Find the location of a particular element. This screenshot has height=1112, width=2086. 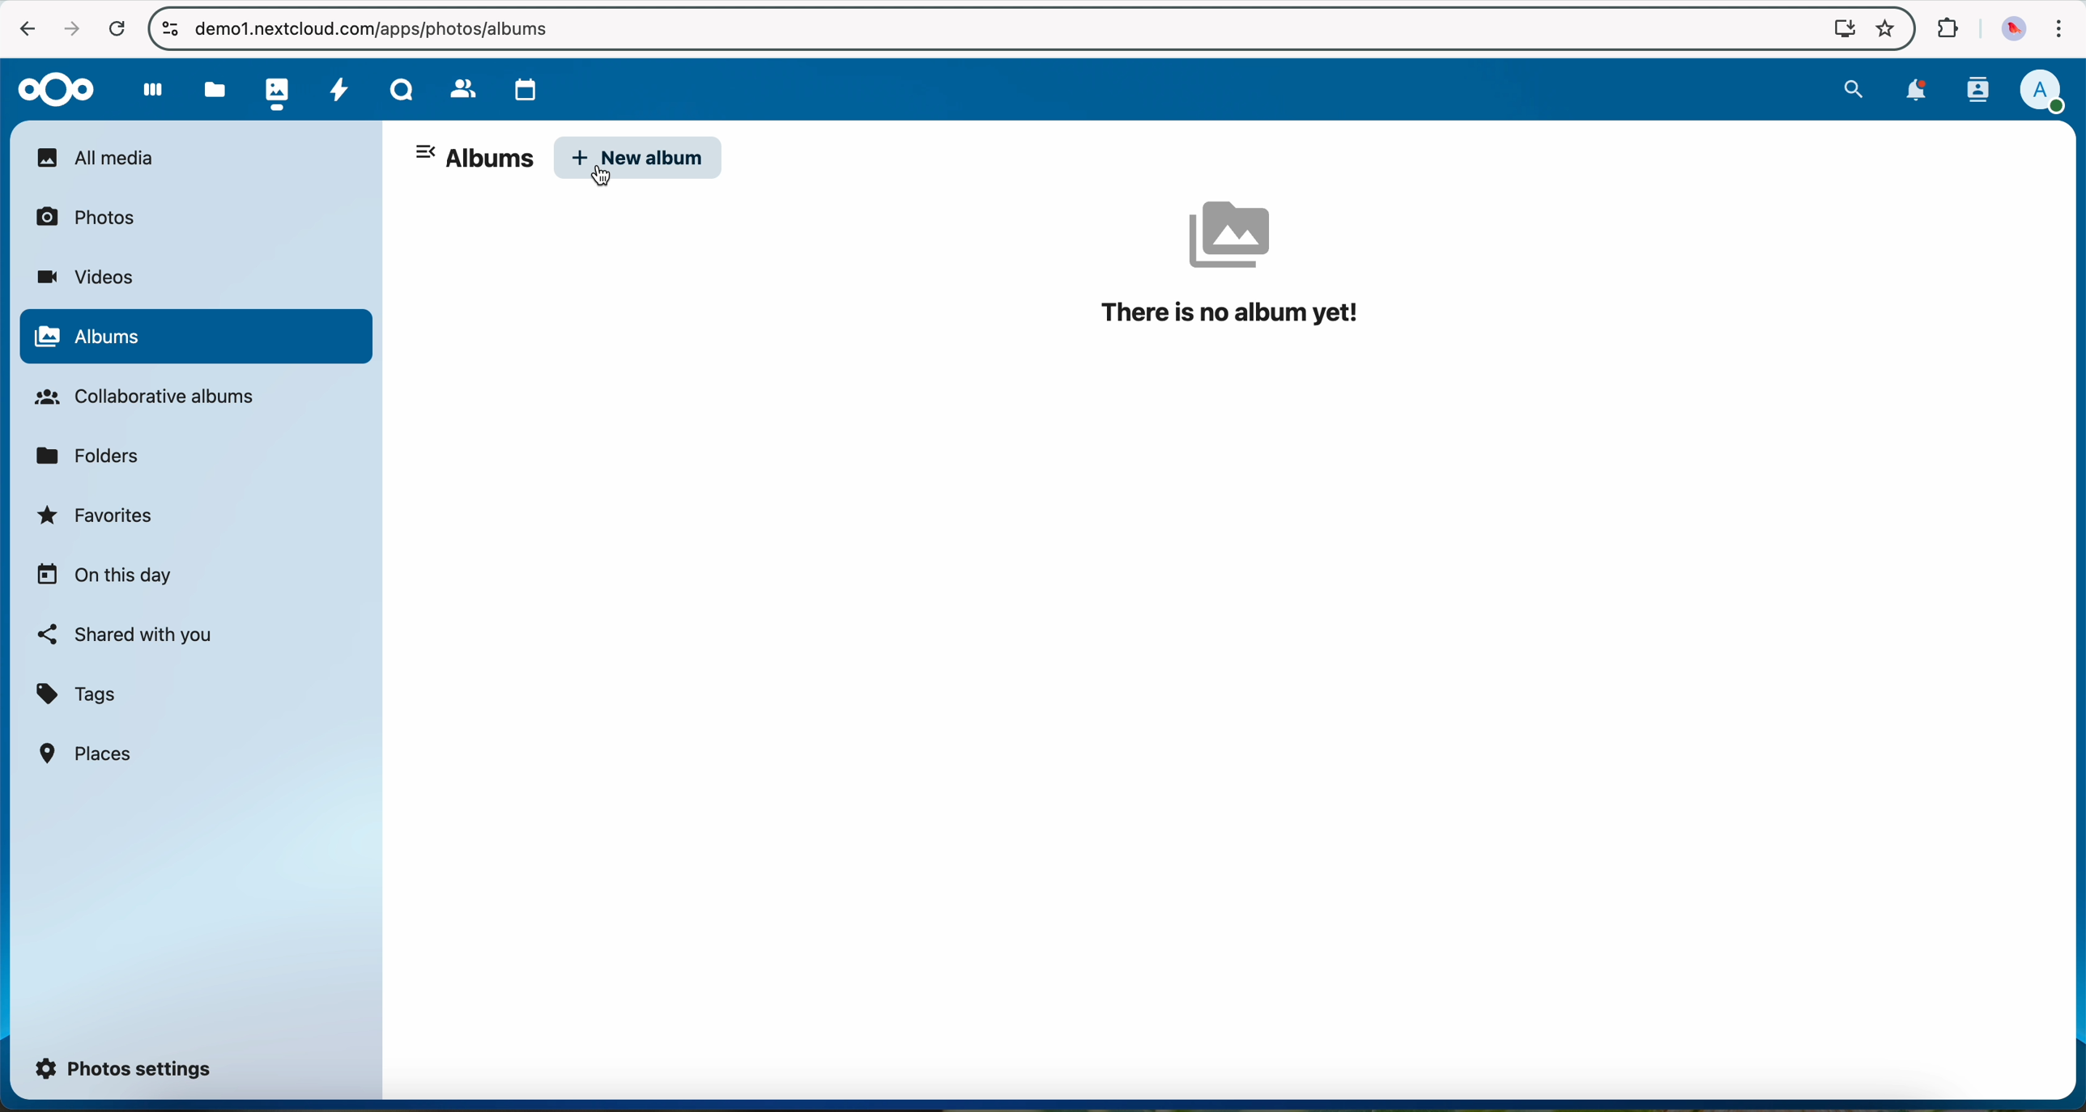

on this day is located at coordinates (104, 576).